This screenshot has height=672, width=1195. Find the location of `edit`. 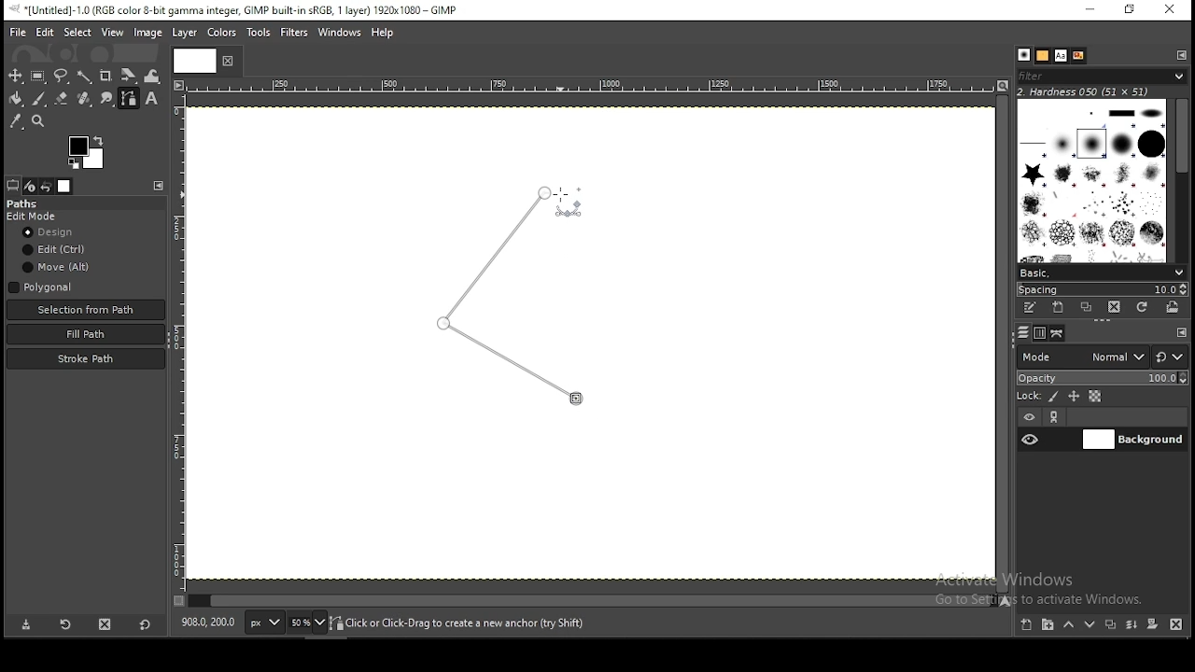

edit is located at coordinates (44, 33).